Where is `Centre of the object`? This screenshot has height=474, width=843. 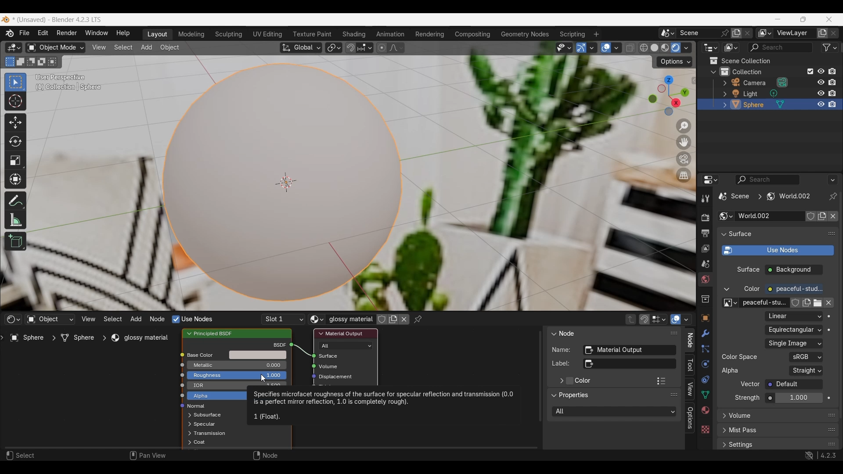
Centre of the object is located at coordinates (286, 183).